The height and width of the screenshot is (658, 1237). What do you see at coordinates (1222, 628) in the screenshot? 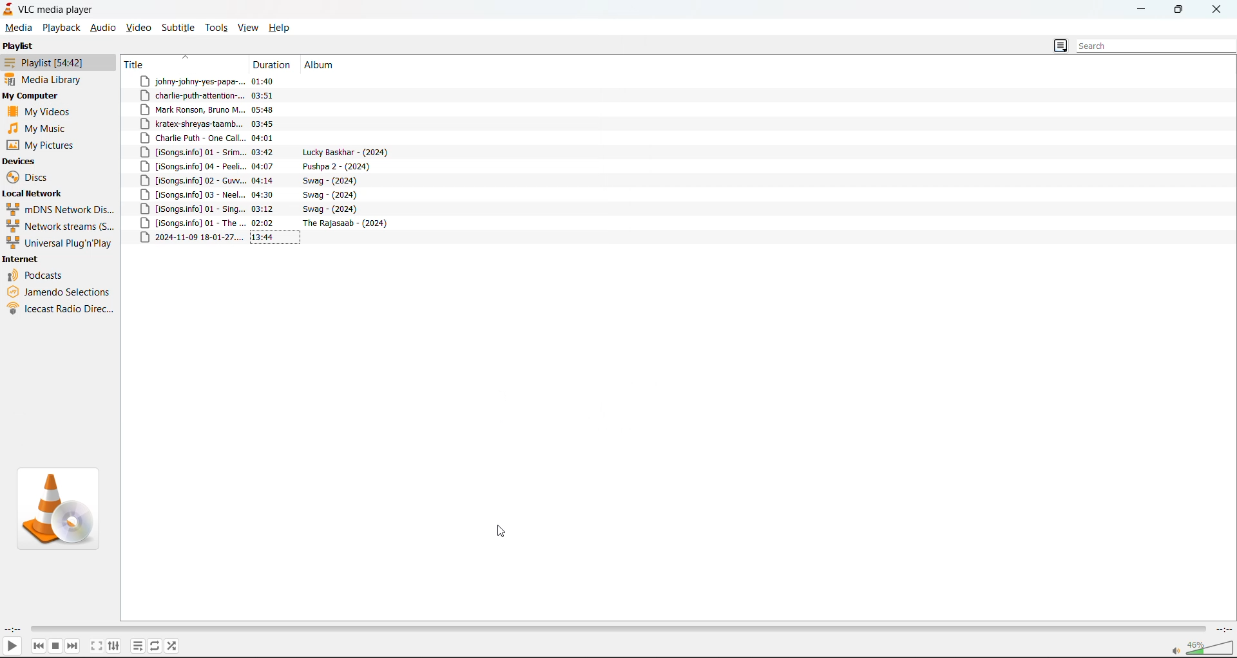
I see `total time` at bounding box center [1222, 628].